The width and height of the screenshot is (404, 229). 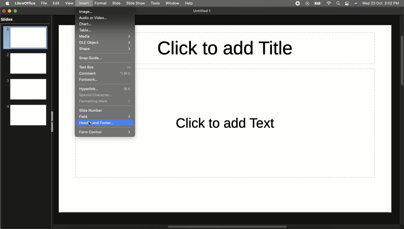 What do you see at coordinates (401, 61) in the screenshot?
I see `Scroll` at bounding box center [401, 61].